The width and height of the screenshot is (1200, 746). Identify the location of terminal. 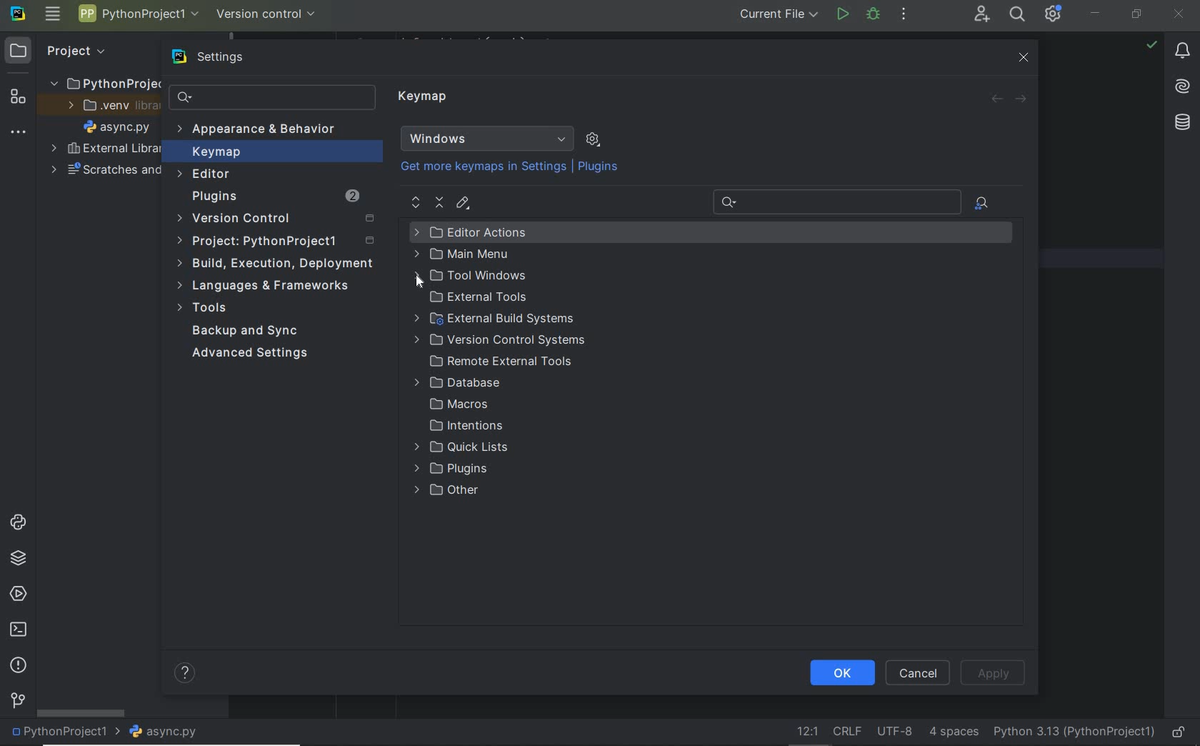
(17, 630).